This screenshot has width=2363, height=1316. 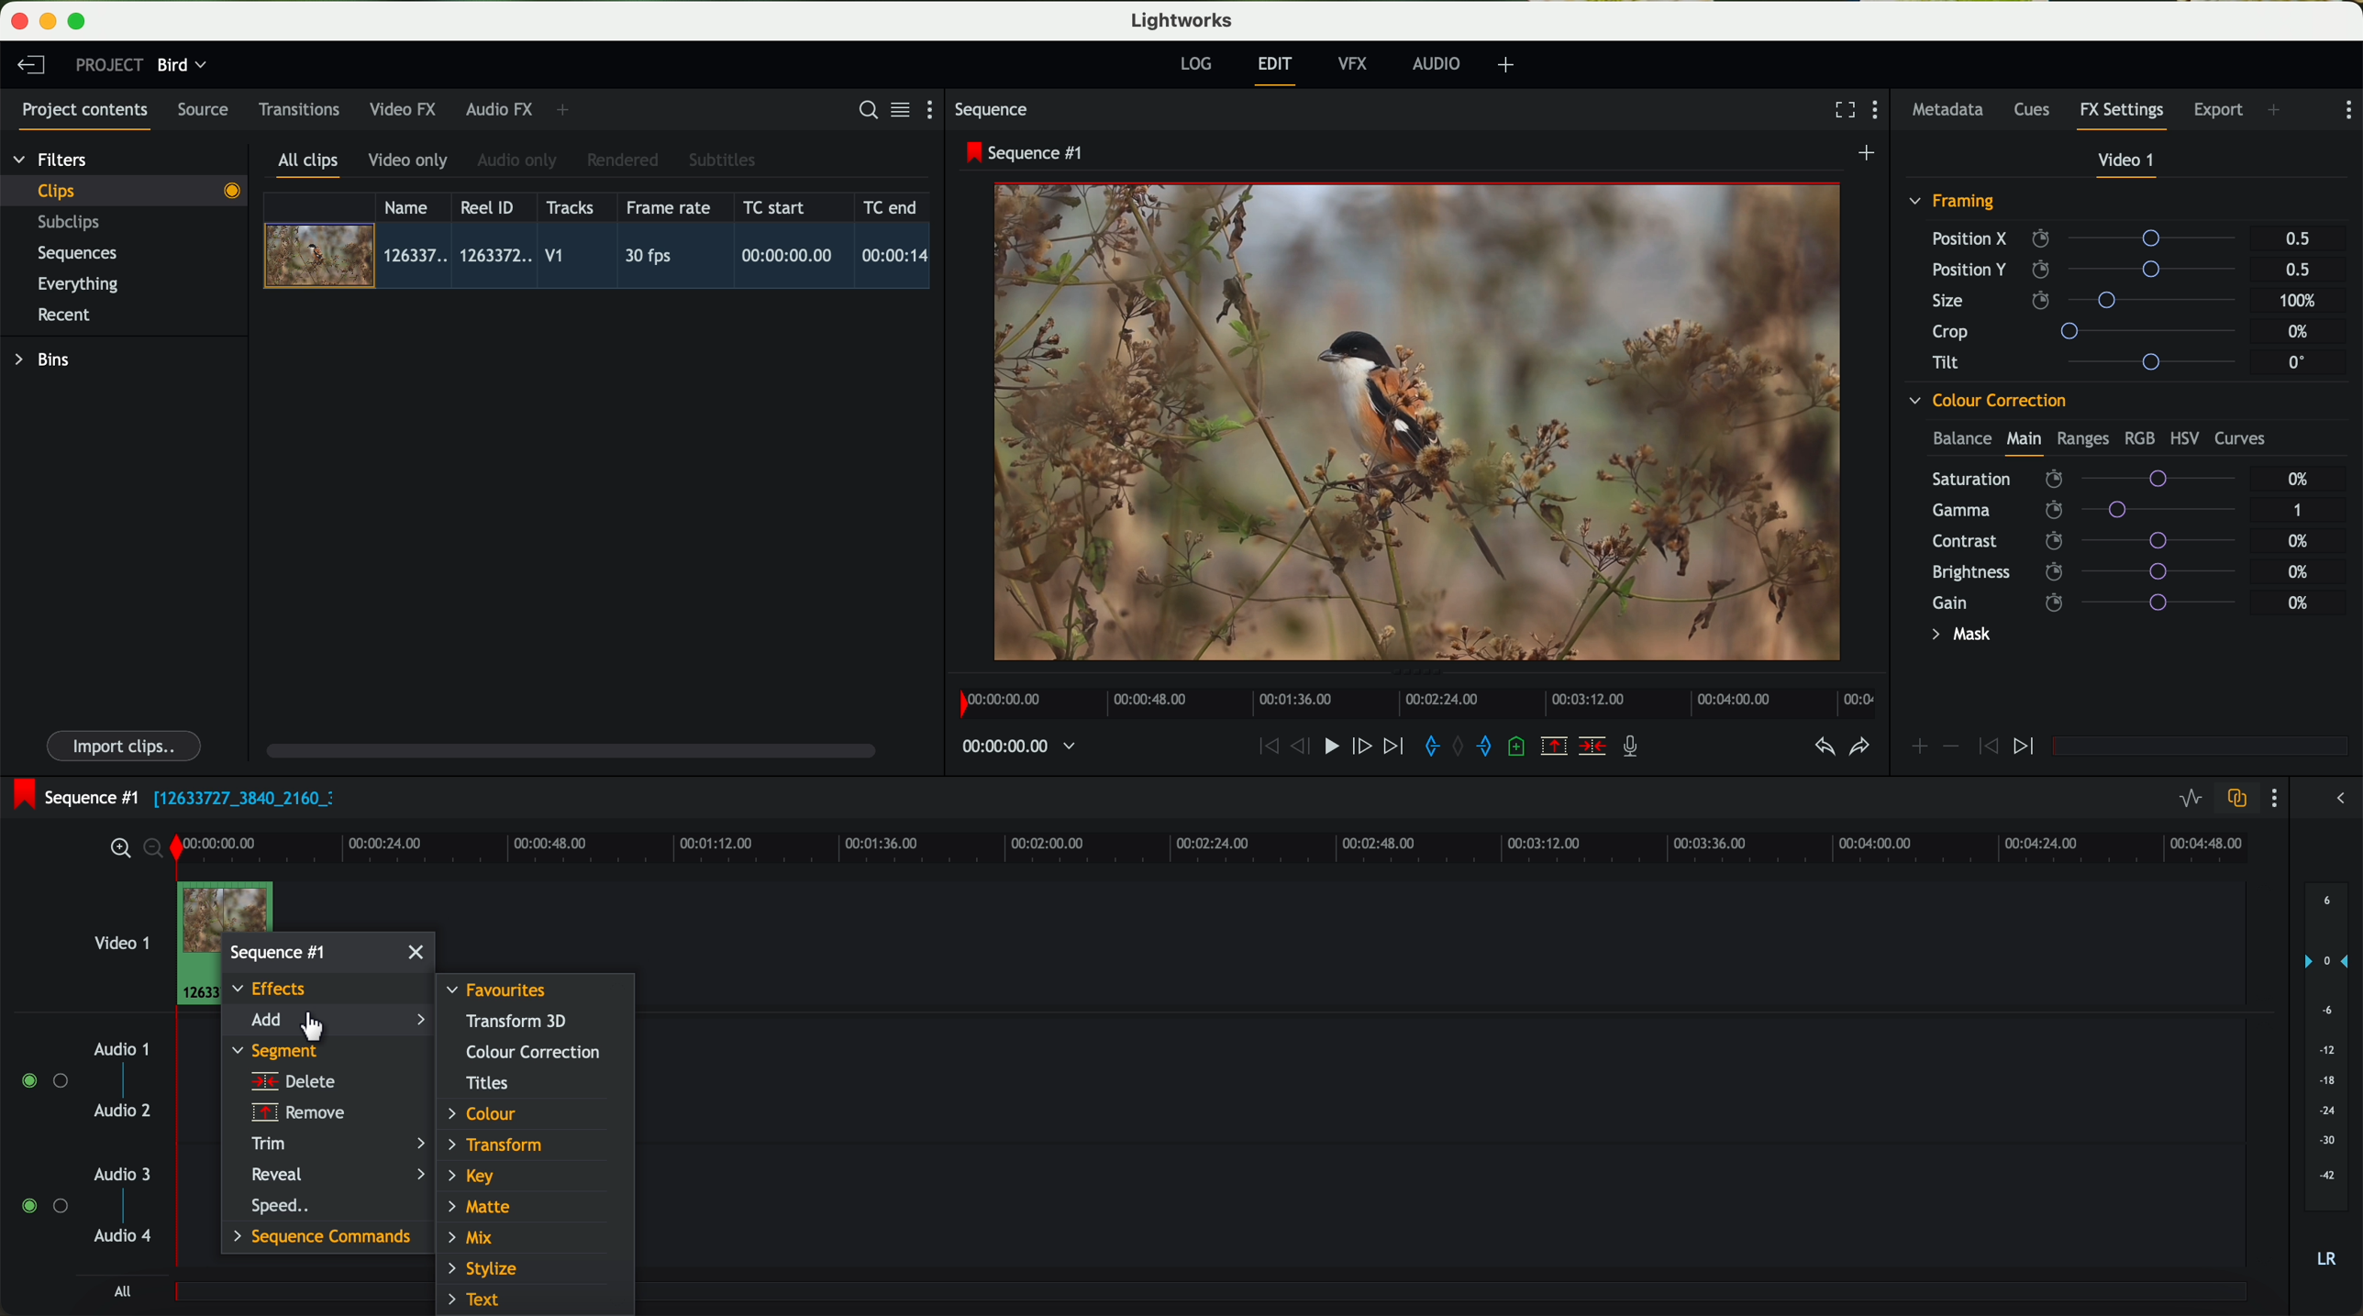 I want to click on subtitles, so click(x=719, y=160).